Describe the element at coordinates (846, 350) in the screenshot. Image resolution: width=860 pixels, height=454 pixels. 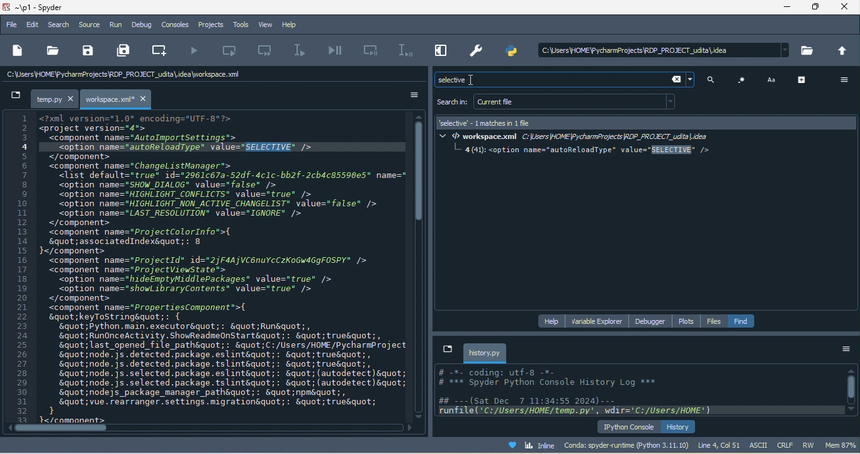
I see `option` at that location.